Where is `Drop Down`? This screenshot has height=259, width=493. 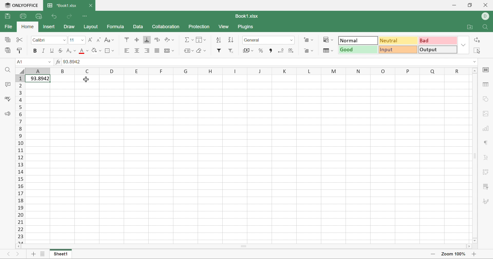
Drop Down is located at coordinates (82, 40).